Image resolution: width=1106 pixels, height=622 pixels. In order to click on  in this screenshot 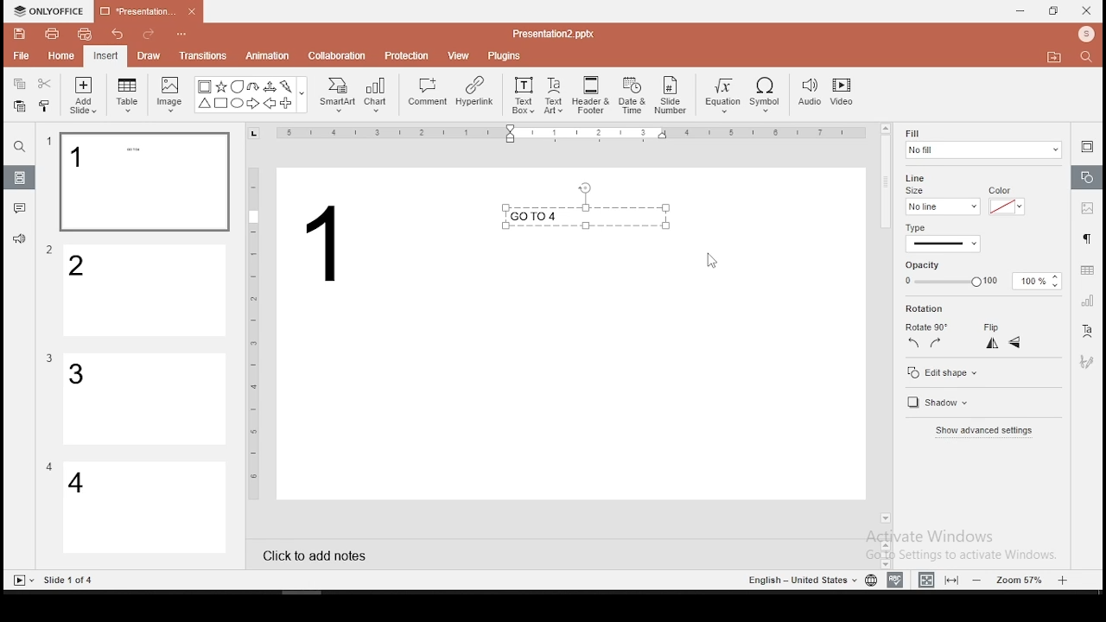, I will do `click(50, 251)`.